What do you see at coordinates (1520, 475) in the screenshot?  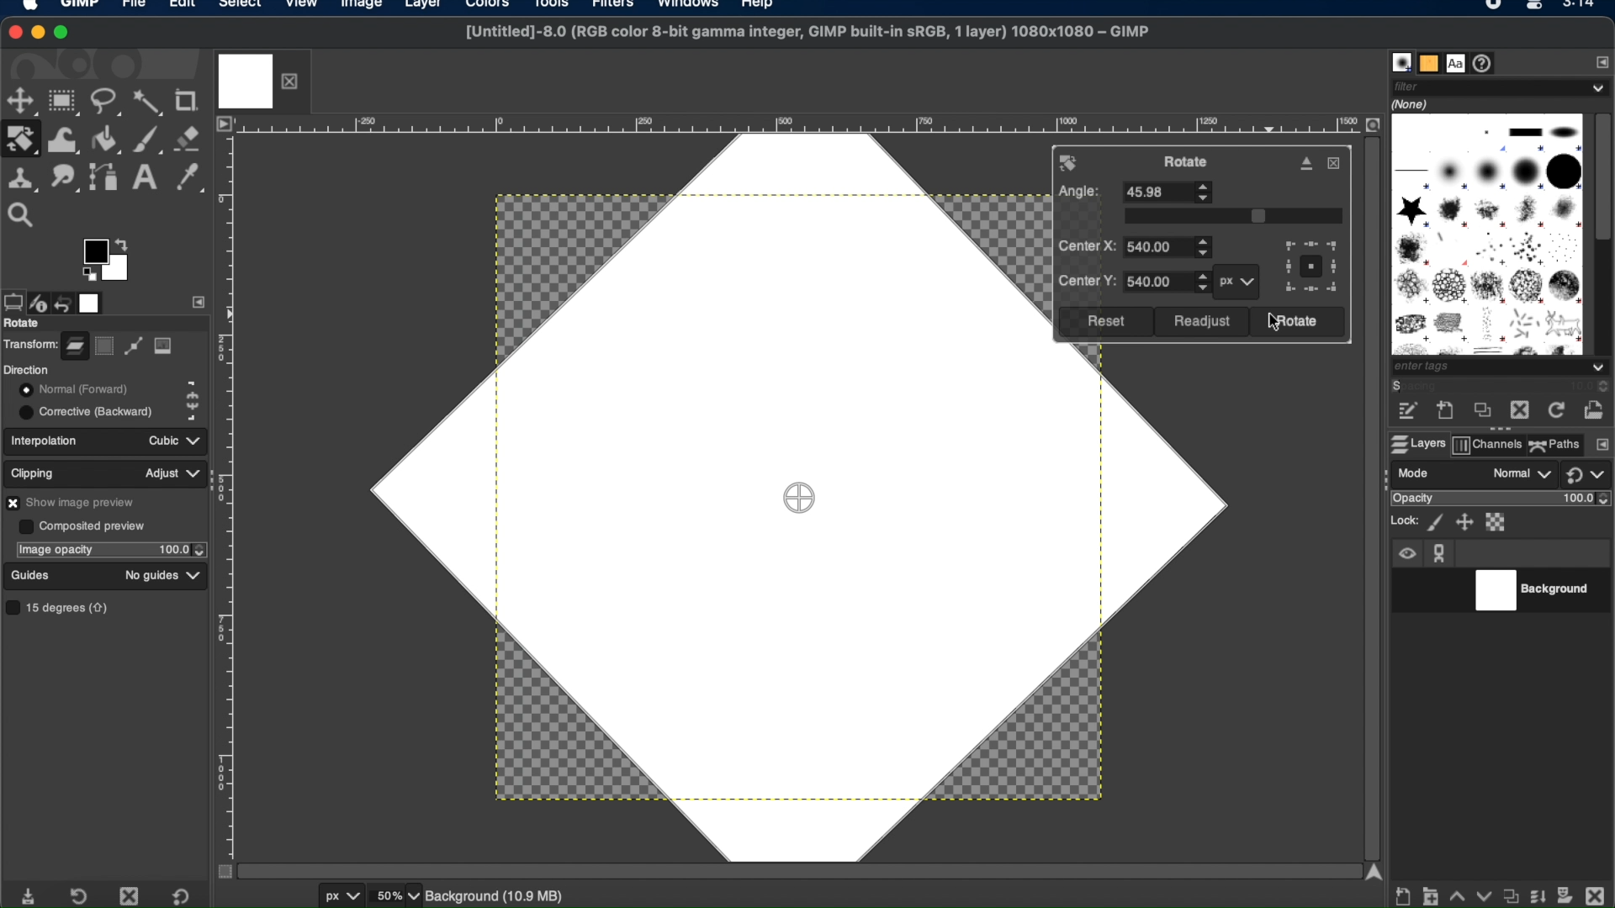 I see `normal drop down` at bounding box center [1520, 475].